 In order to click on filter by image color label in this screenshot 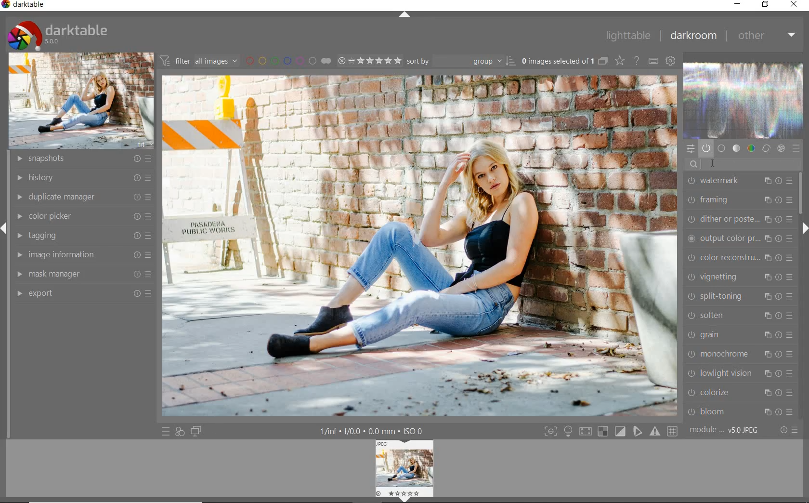, I will do `click(288, 60)`.